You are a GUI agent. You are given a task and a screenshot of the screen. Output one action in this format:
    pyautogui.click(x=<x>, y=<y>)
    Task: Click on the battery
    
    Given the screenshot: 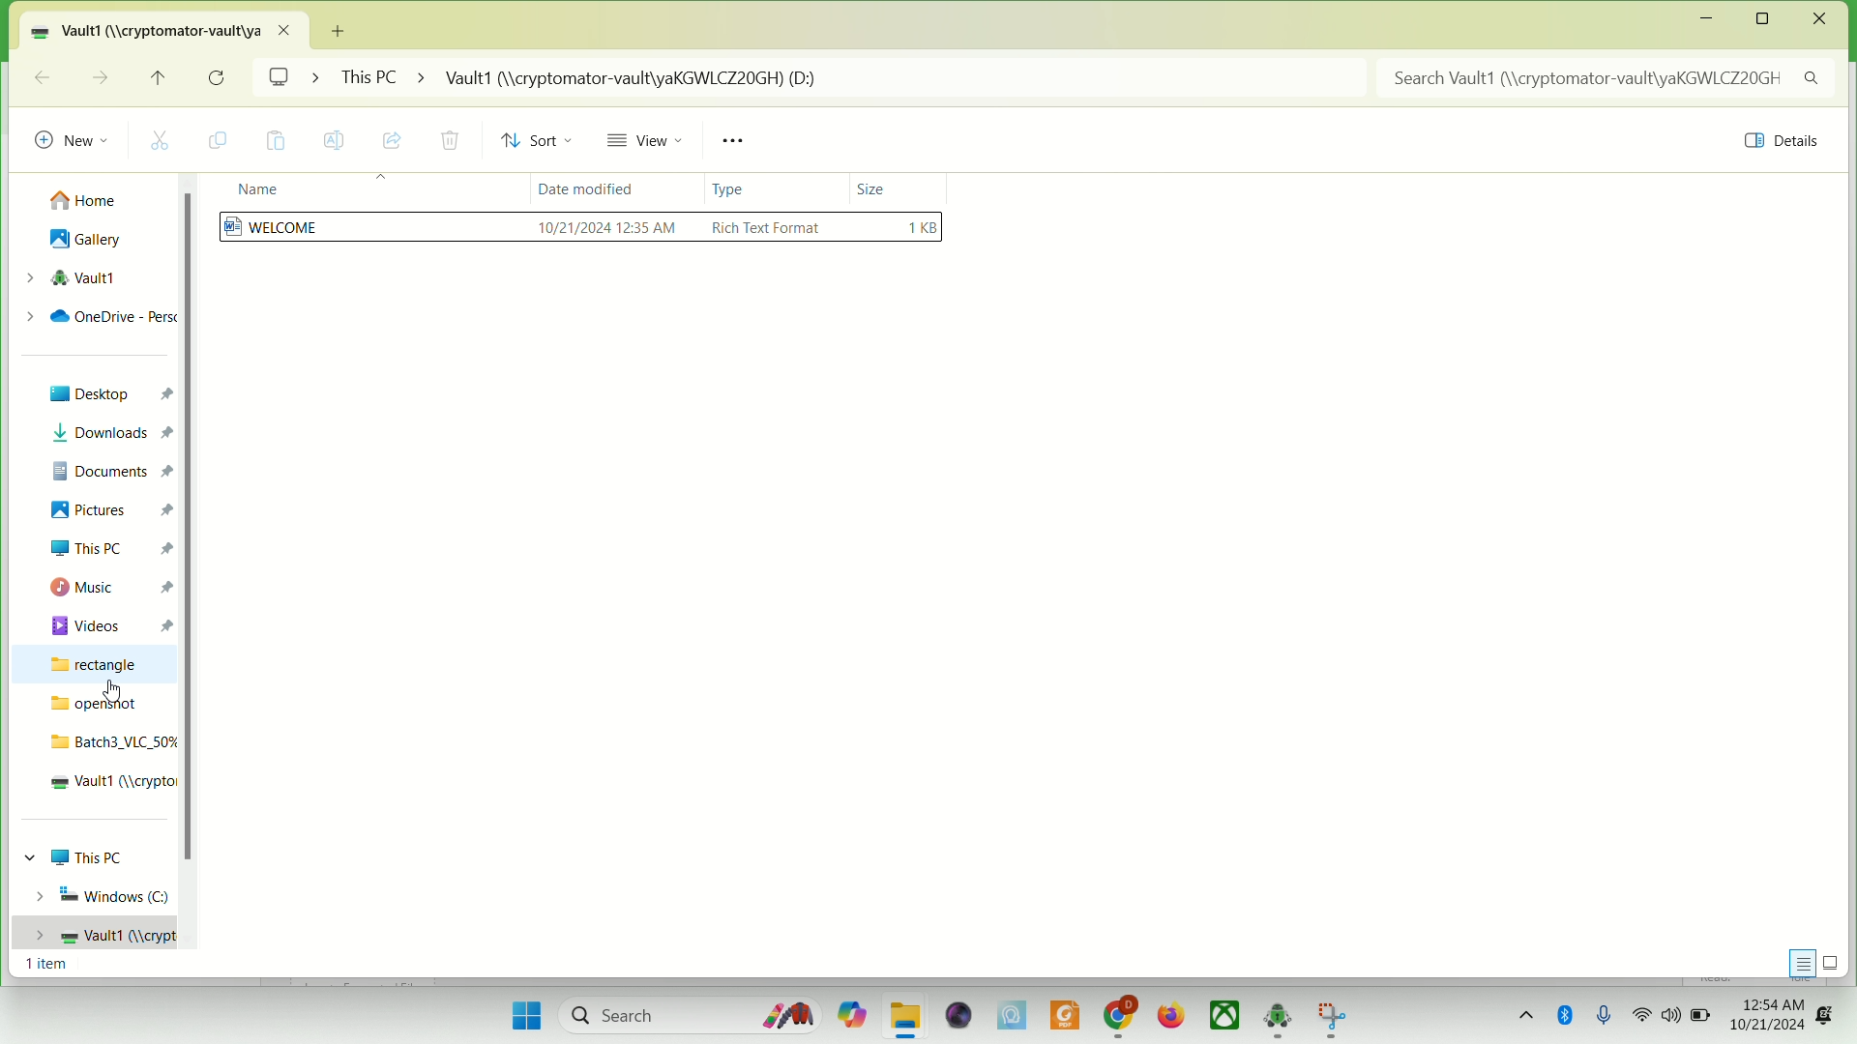 What is the action you would take?
    pyautogui.click(x=1701, y=1016)
    